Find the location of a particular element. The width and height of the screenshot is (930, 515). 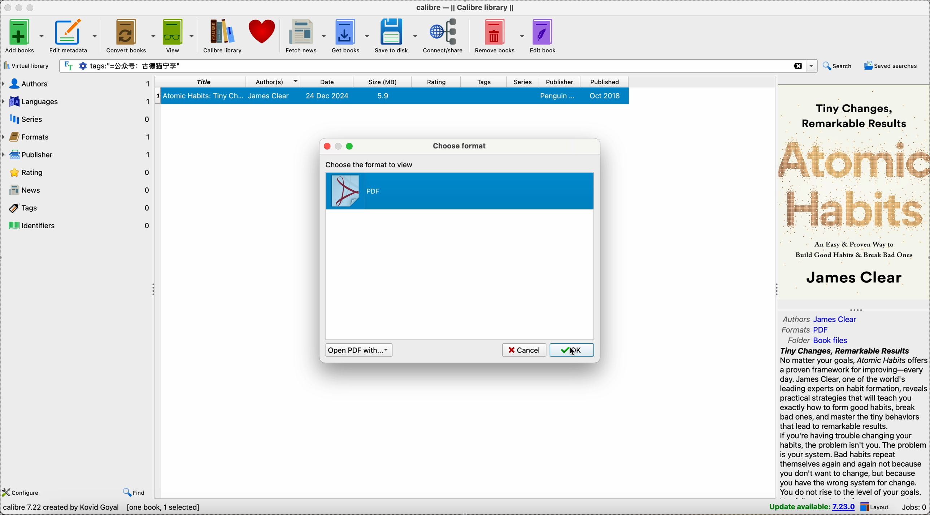

convert books is located at coordinates (131, 35).